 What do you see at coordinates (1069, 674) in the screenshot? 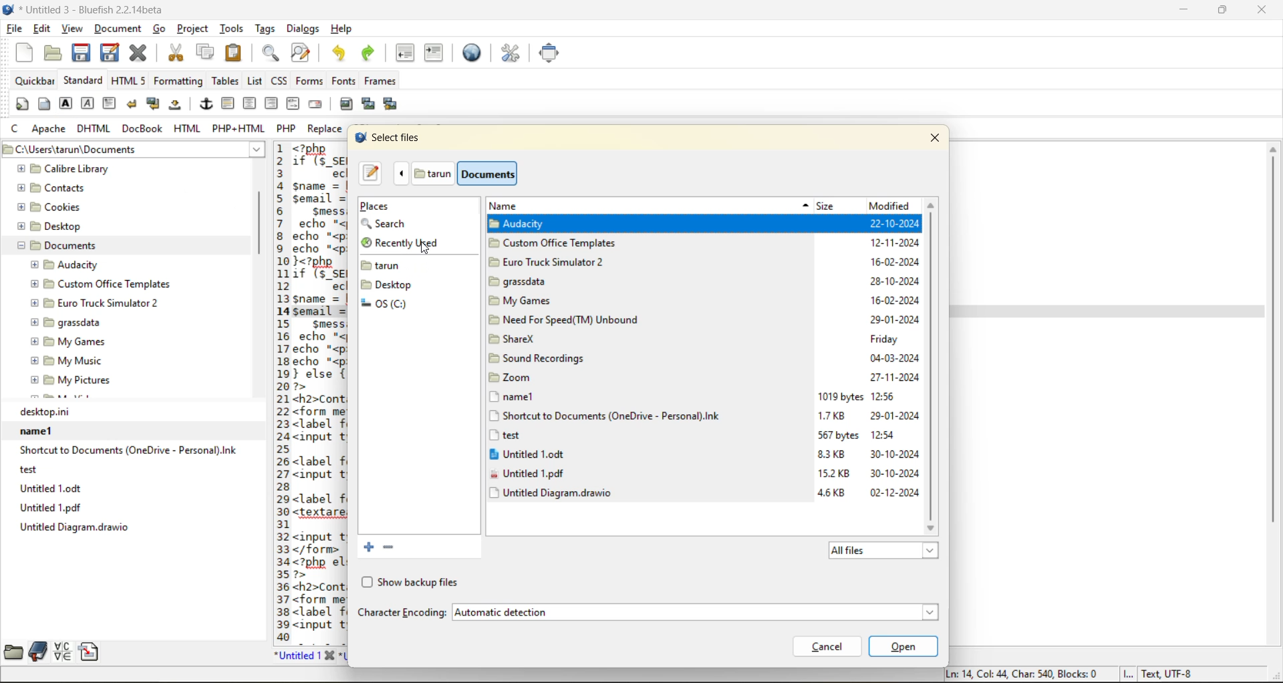
I see `metadata` at bounding box center [1069, 674].